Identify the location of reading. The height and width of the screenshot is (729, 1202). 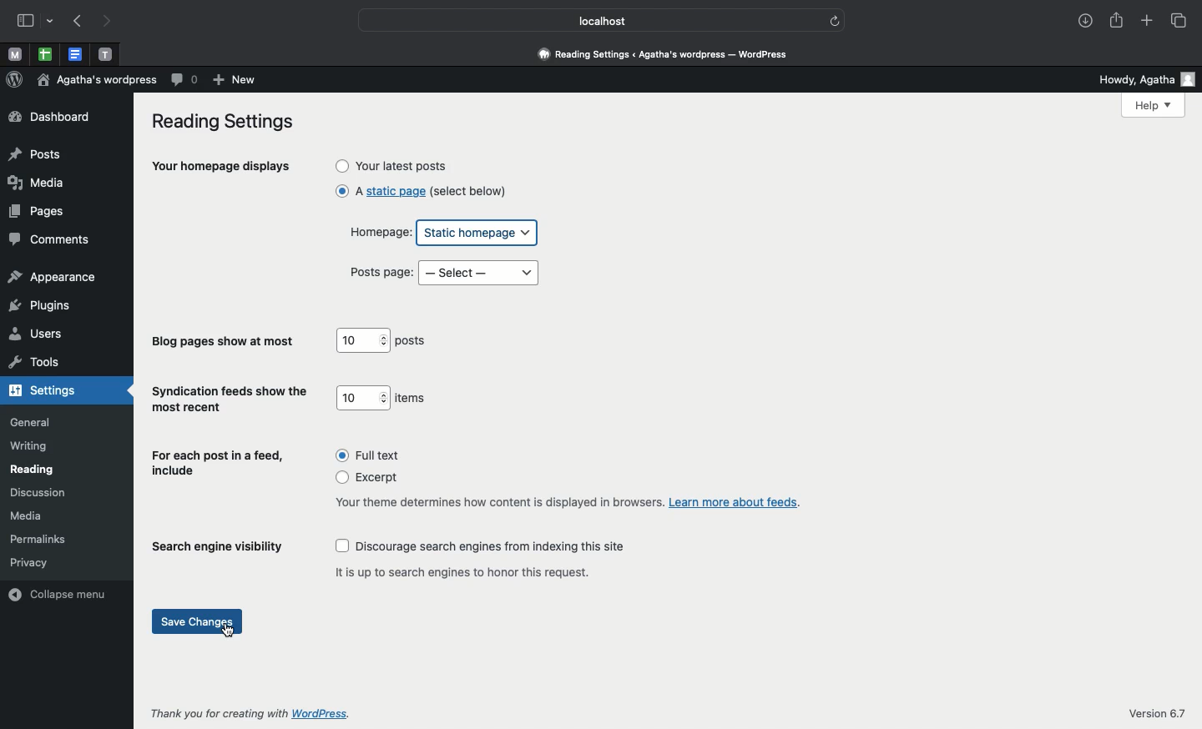
(33, 470).